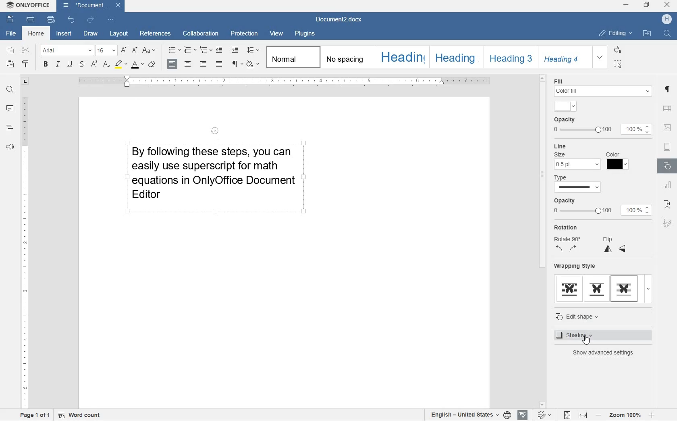  Describe the element at coordinates (575, 266) in the screenshot. I see `wrapping style` at that location.